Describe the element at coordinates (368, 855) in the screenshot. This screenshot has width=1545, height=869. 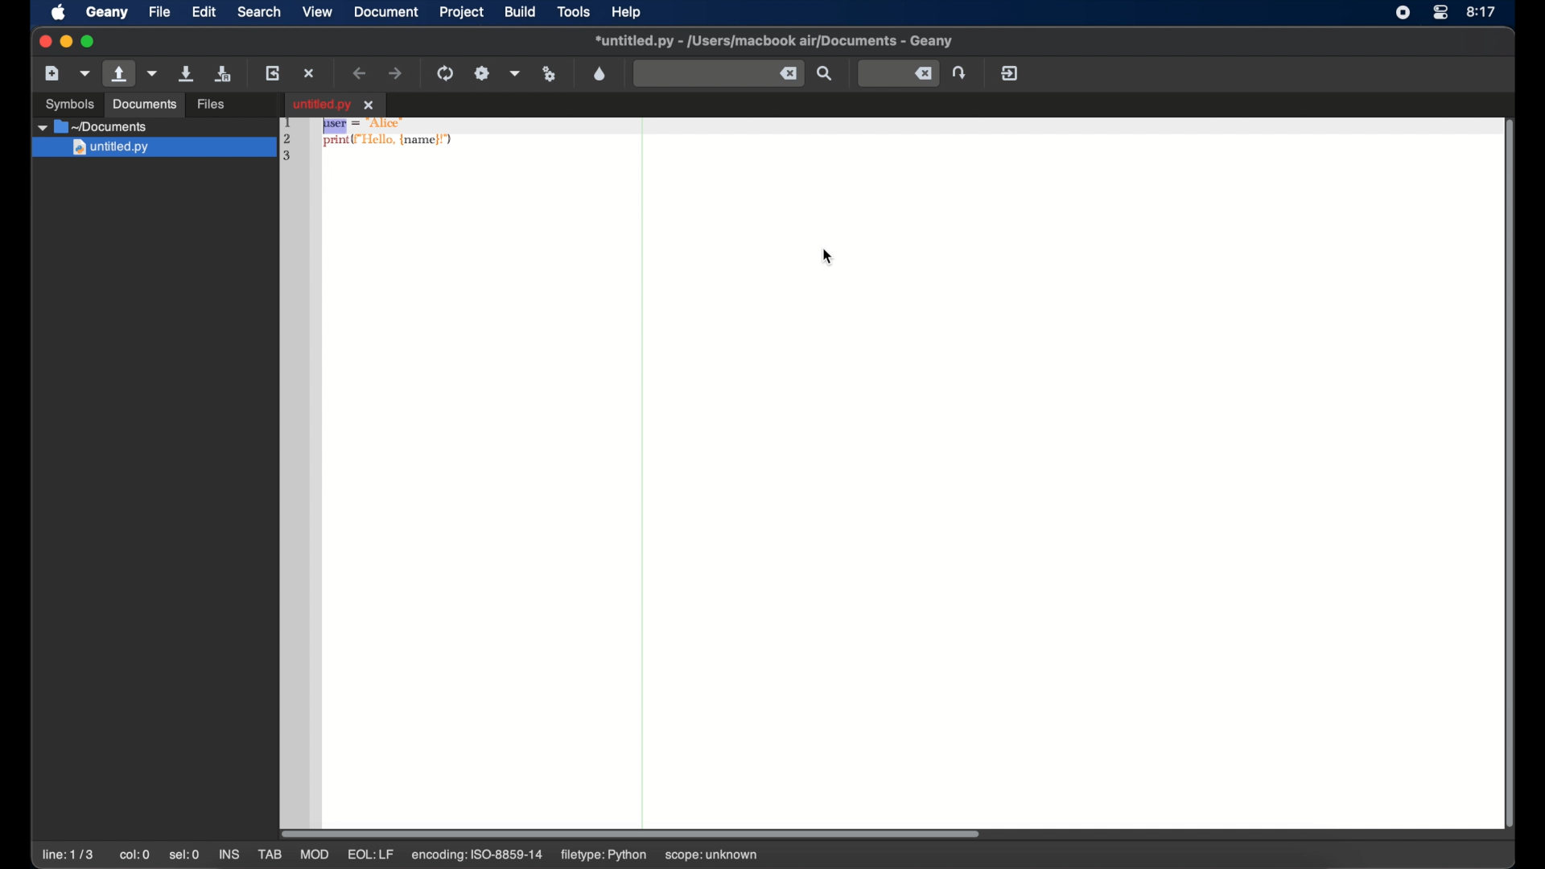
I see `eql: lf` at that location.